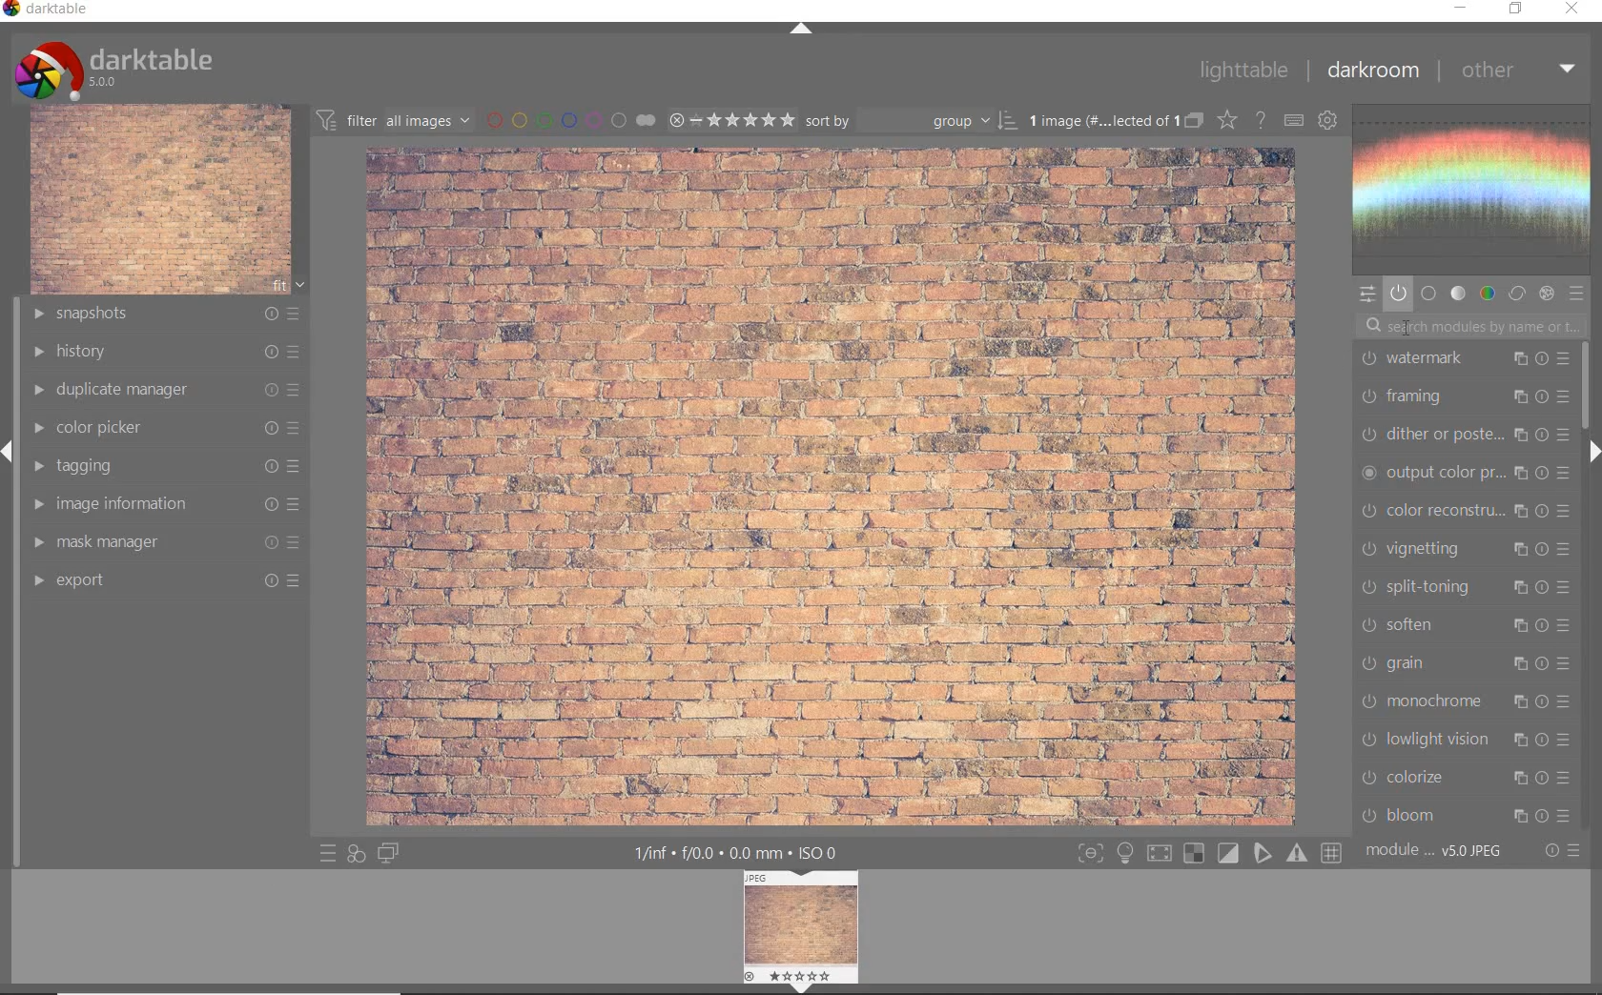 This screenshot has width=1602, height=995. What do you see at coordinates (165, 503) in the screenshot?
I see `image information` at bounding box center [165, 503].